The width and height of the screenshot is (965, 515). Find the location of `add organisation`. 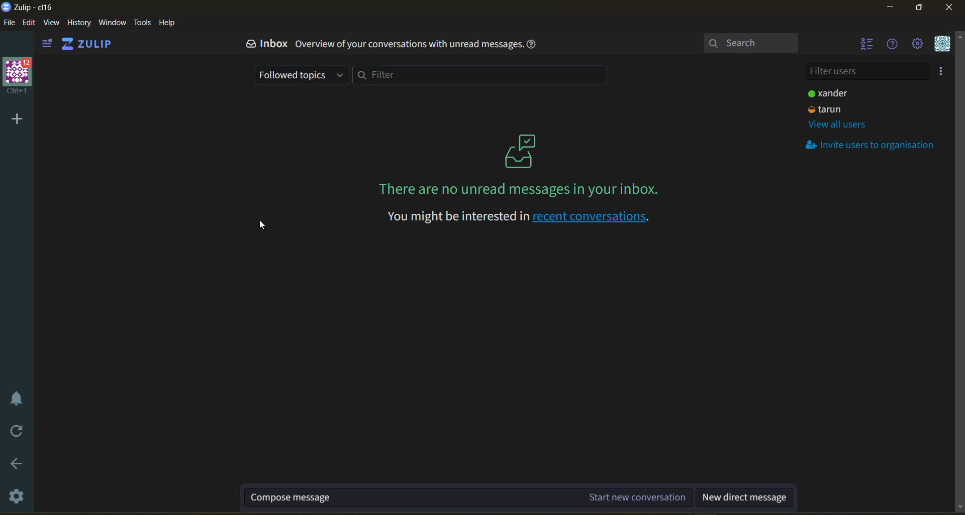

add organisation is located at coordinates (19, 119).